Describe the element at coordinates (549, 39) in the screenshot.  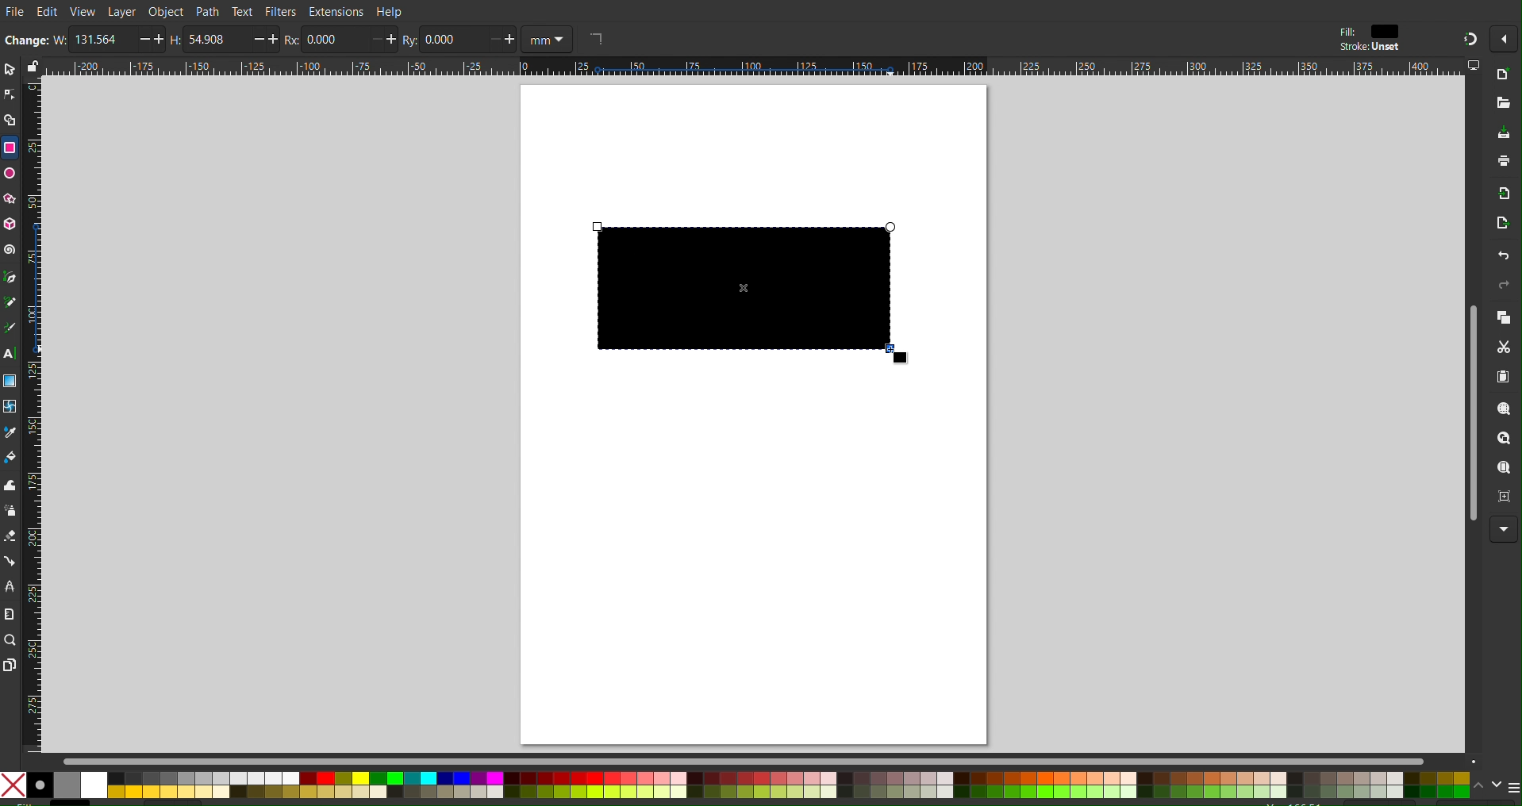
I see `Units` at that location.